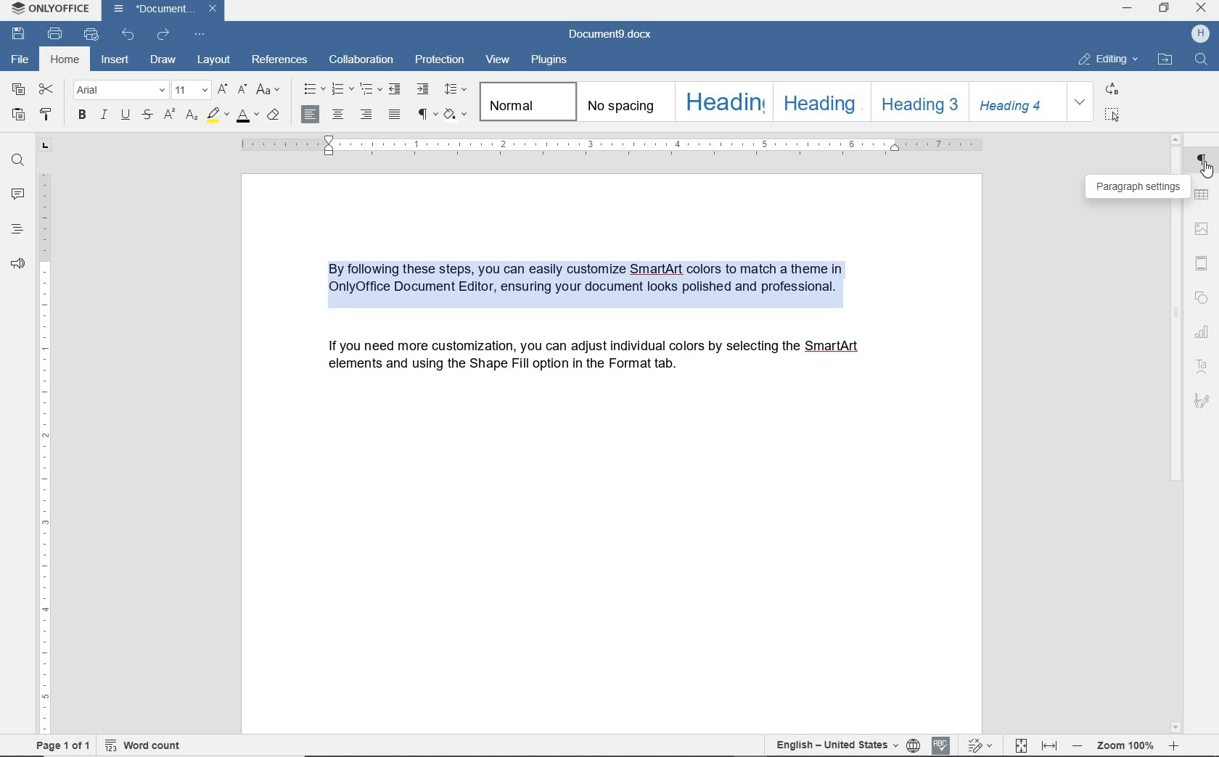  Describe the element at coordinates (19, 33) in the screenshot. I see `save` at that location.